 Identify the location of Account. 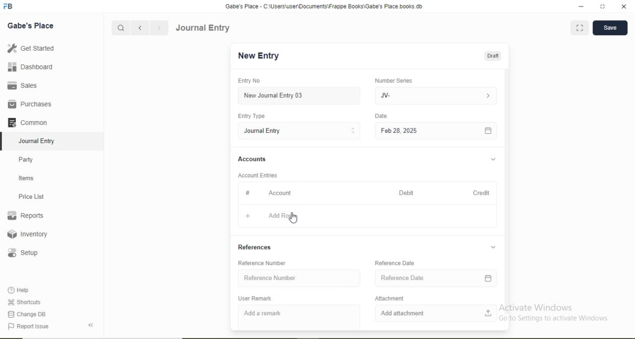
(280, 193).